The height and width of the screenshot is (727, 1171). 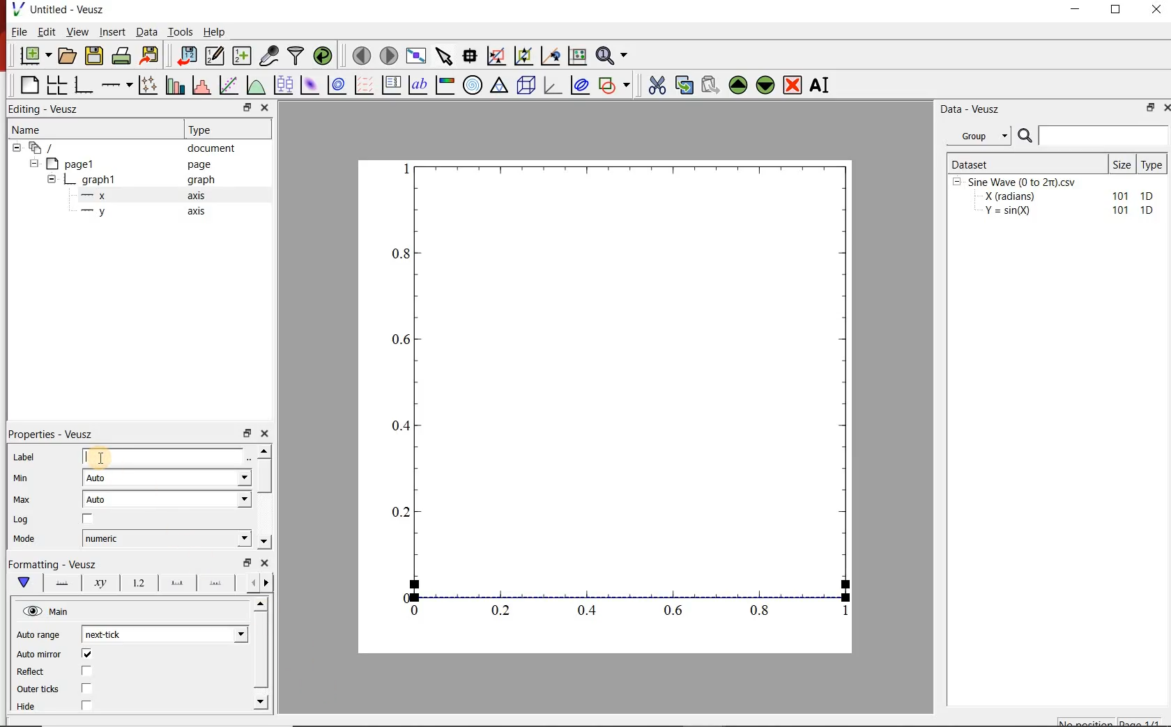 I want to click on save document, so click(x=94, y=56).